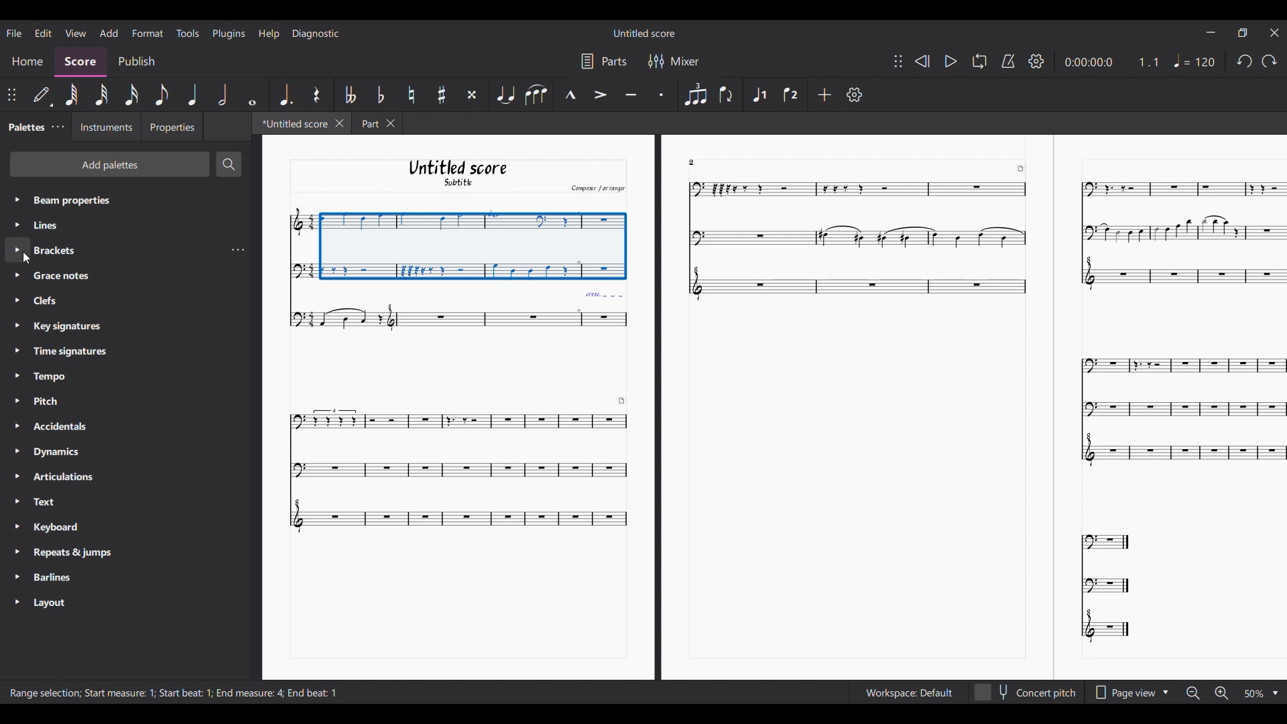 Image resolution: width=1287 pixels, height=724 pixels. I want to click on , so click(1105, 584).